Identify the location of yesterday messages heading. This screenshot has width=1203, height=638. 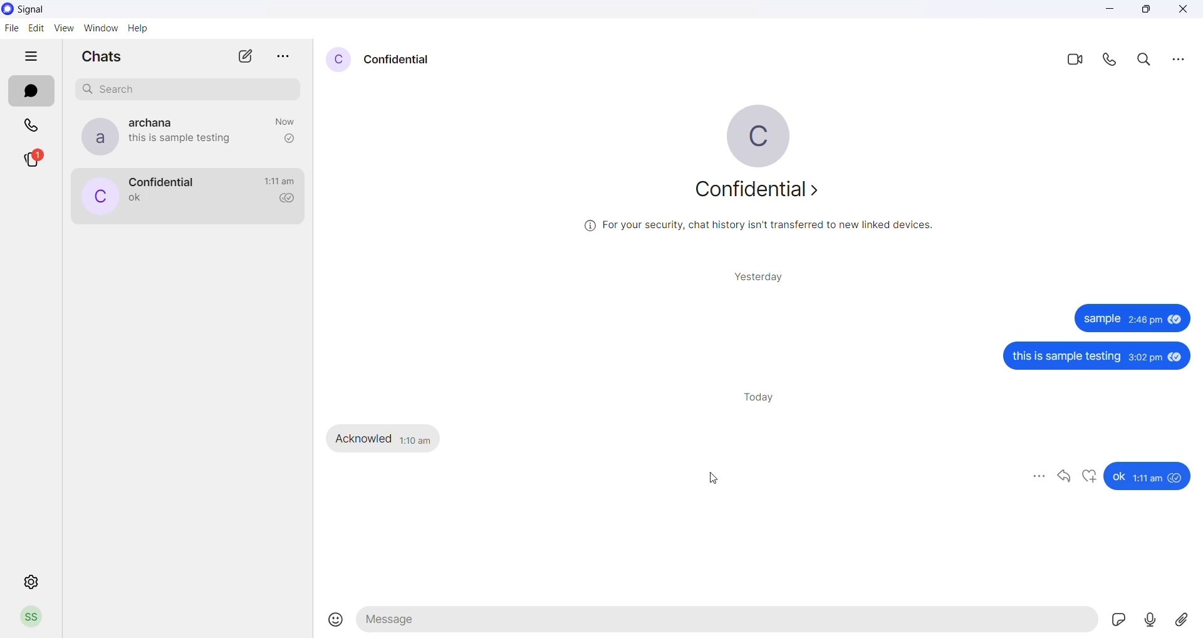
(761, 273).